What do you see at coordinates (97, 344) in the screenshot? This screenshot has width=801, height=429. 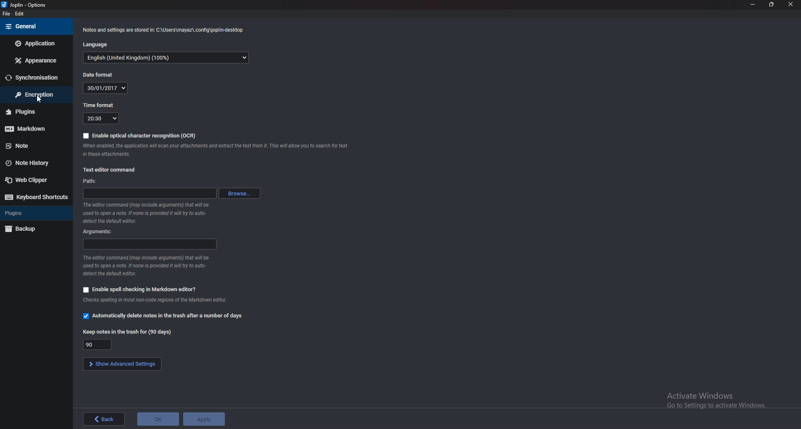 I see `keep notes in trash for` at bounding box center [97, 344].